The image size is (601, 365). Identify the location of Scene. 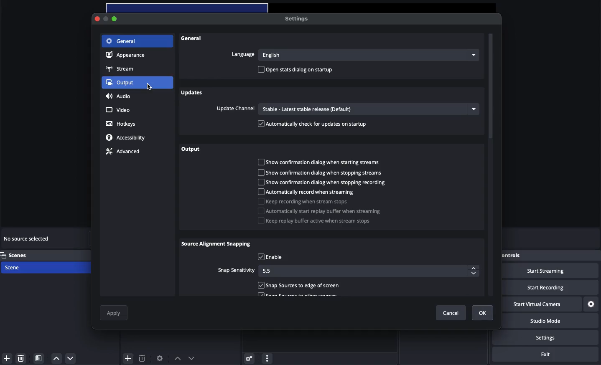
(22, 268).